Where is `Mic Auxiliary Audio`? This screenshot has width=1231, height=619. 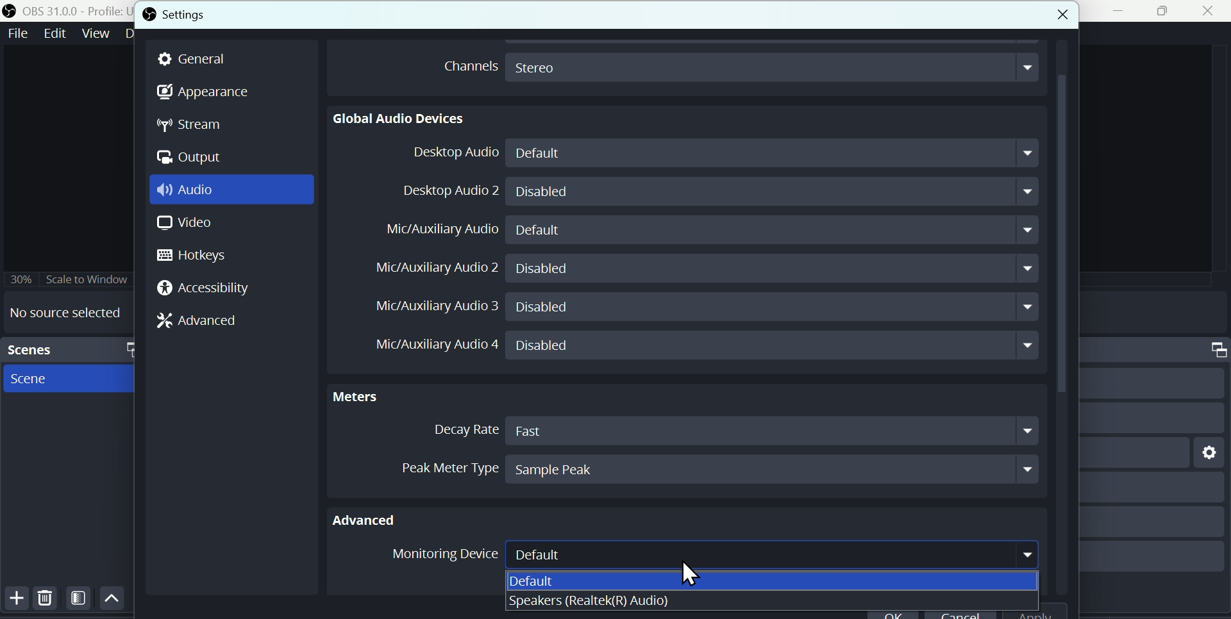
Mic Auxiliary Audio is located at coordinates (444, 230).